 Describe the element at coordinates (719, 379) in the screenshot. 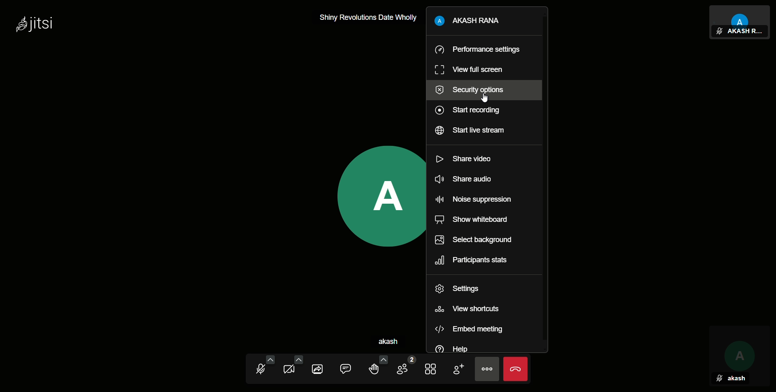

I see `mute` at that location.